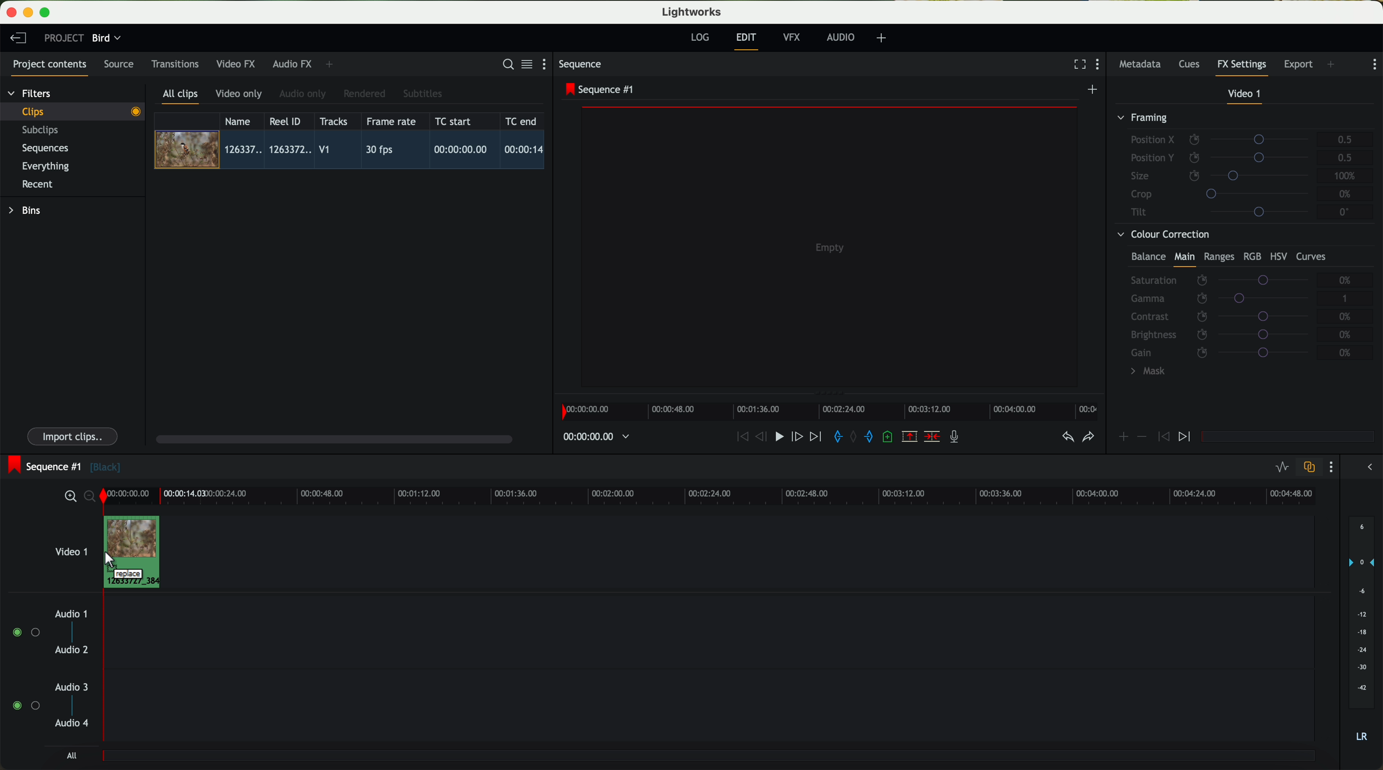 The height and width of the screenshot is (770, 1383). What do you see at coordinates (1362, 633) in the screenshot?
I see `audio output level (d/B)` at bounding box center [1362, 633].